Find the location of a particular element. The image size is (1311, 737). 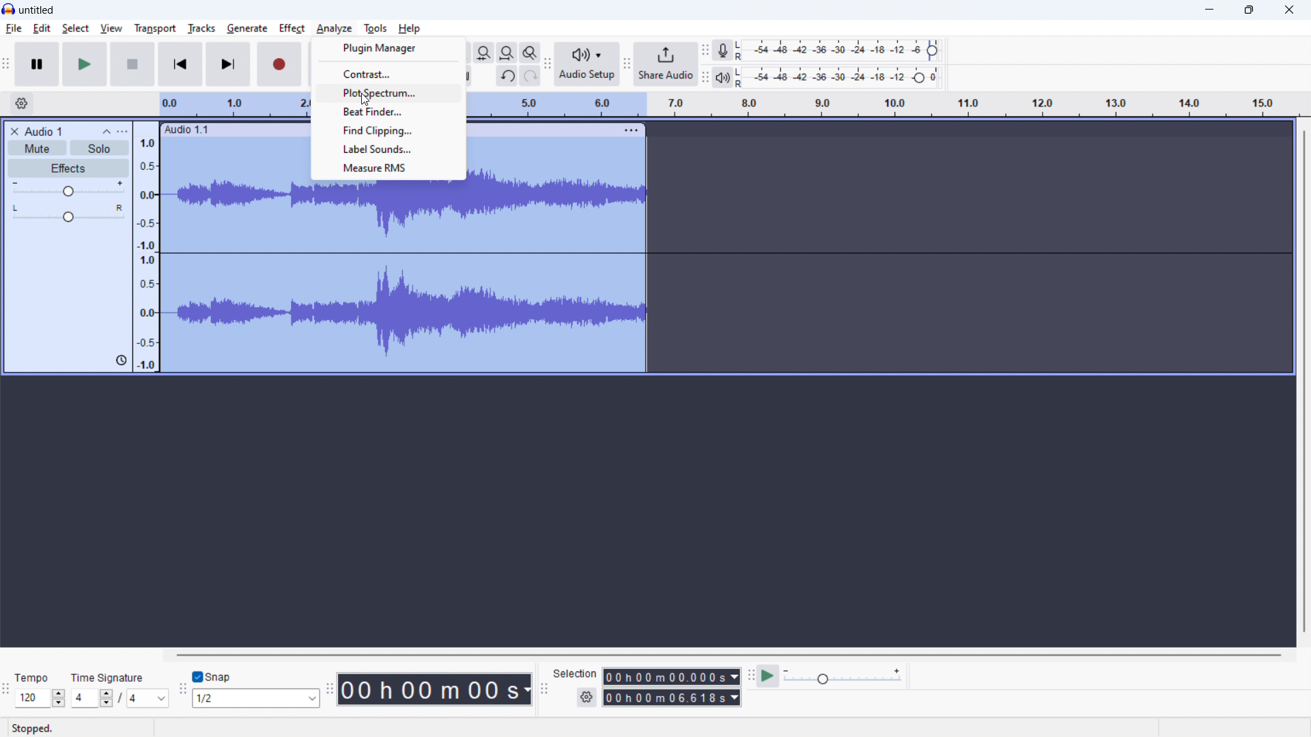

view is located at coordinates (111, 29).